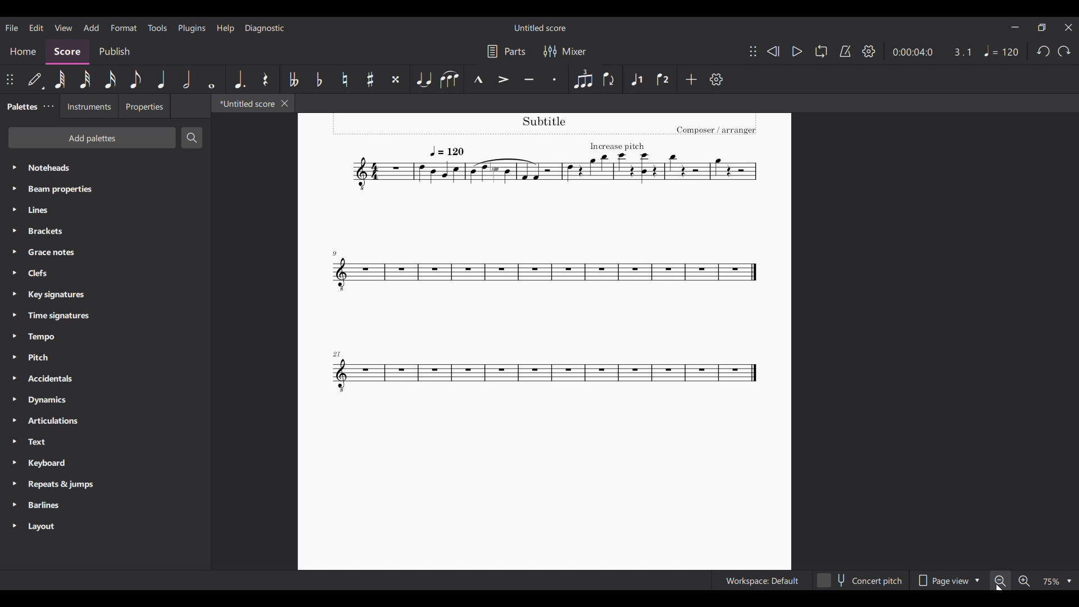 Image resolution: width=1079 pixels, height=607 pixels. Describe the element at coordinates (762, 581) in the screenshot. I see `Workspace: Default` at that location.